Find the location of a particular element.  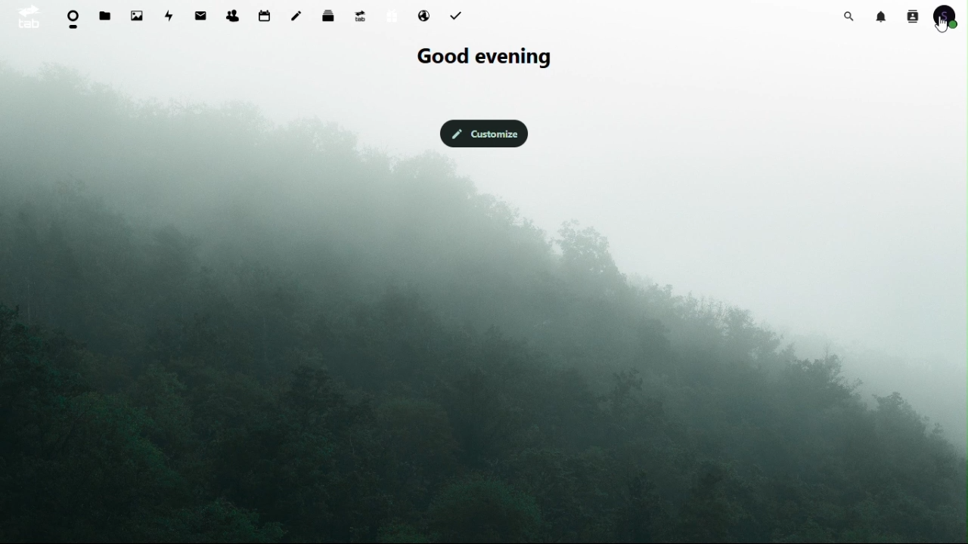

dashboard is located at coordinates (74, 19).